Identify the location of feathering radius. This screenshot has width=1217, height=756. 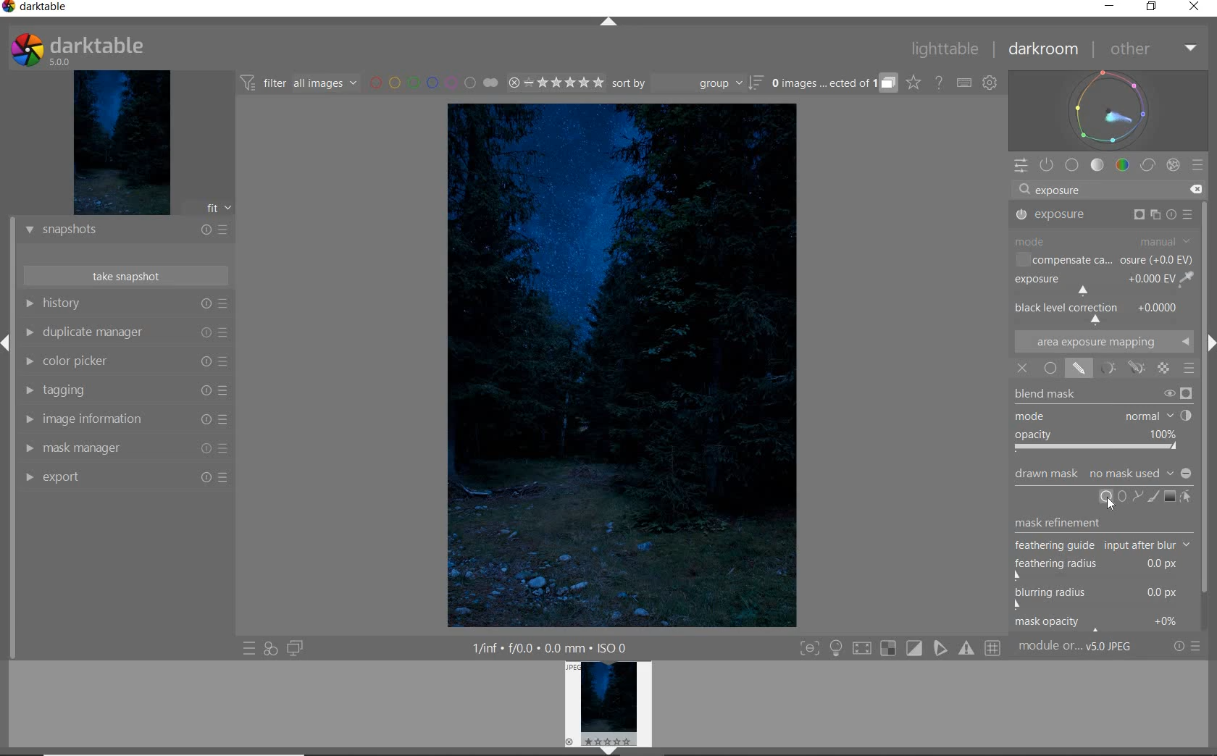
(1102, 569).